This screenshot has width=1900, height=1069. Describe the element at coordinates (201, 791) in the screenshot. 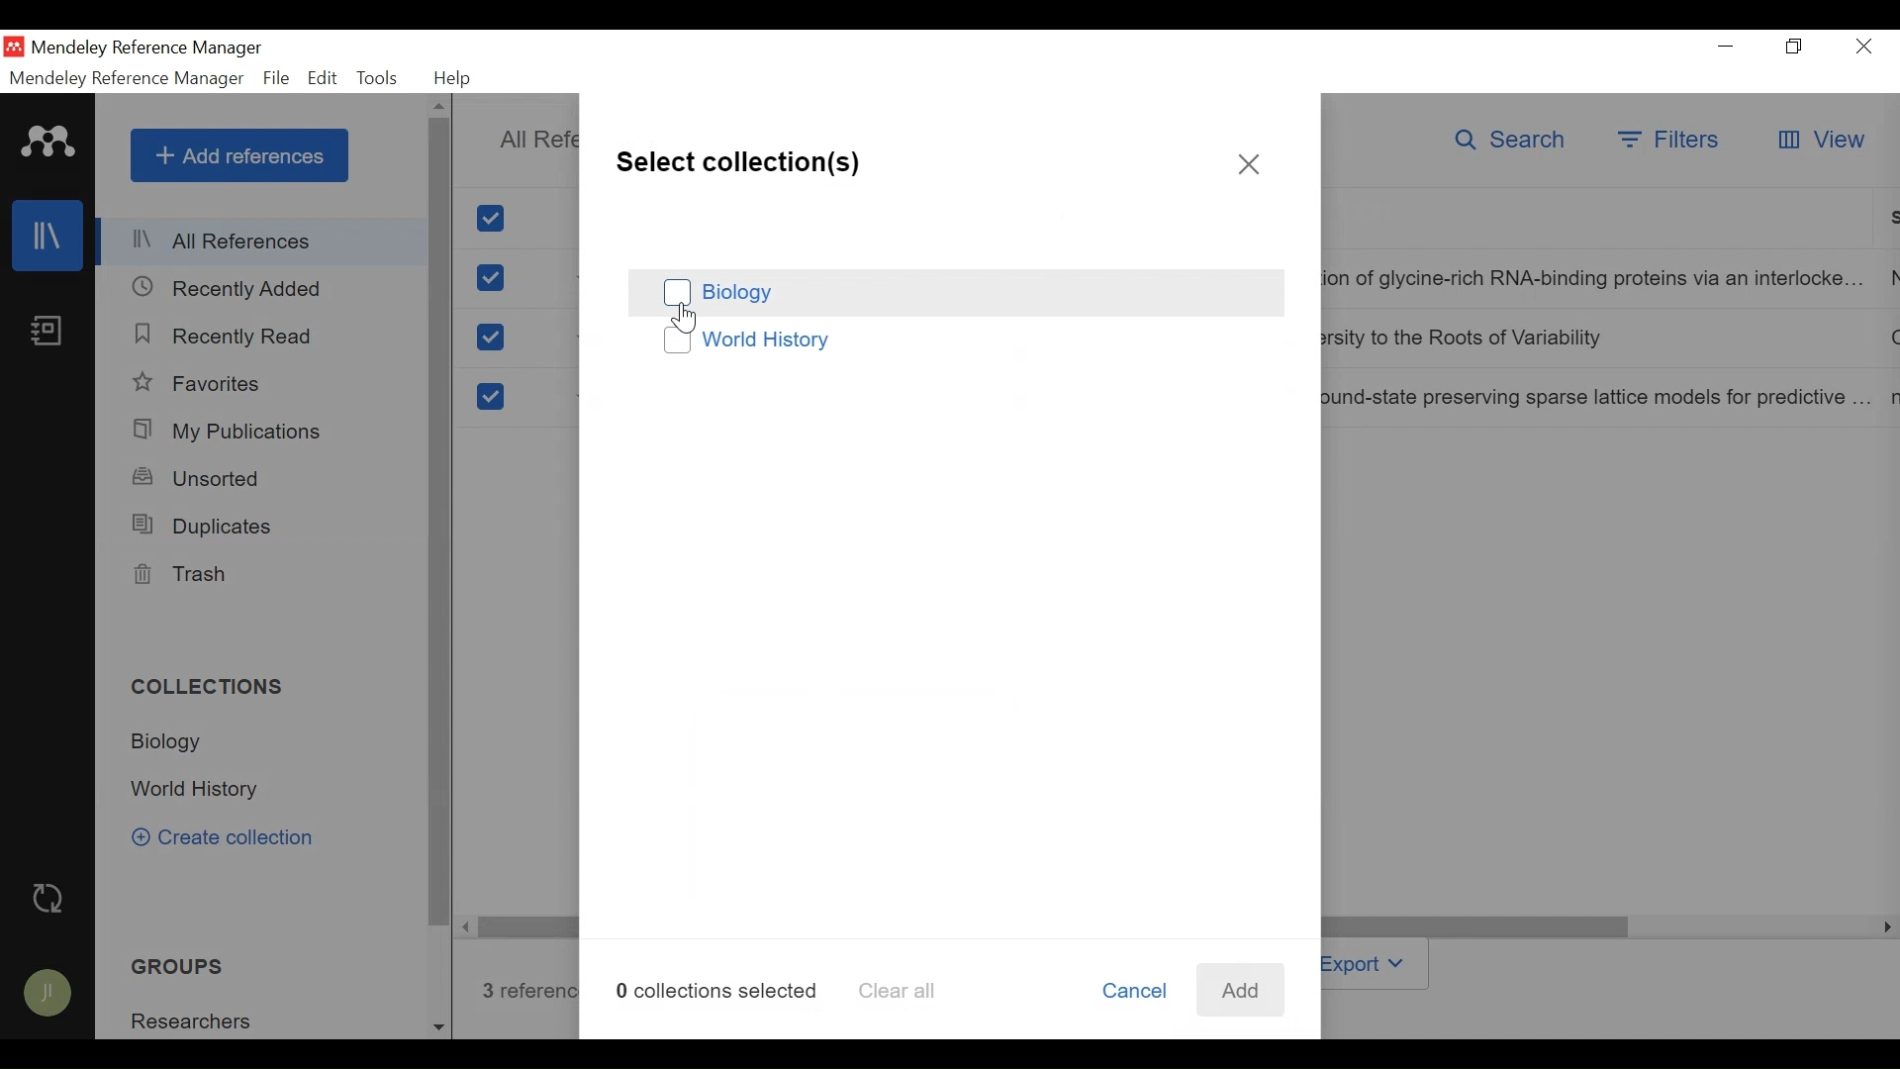

I see `Collection` at that location.